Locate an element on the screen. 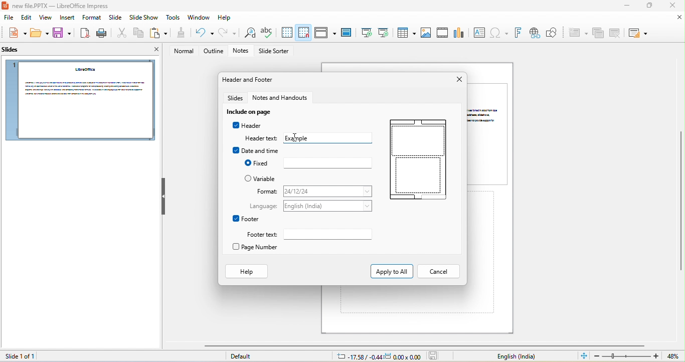  outline is located at coordinates (214, 51).